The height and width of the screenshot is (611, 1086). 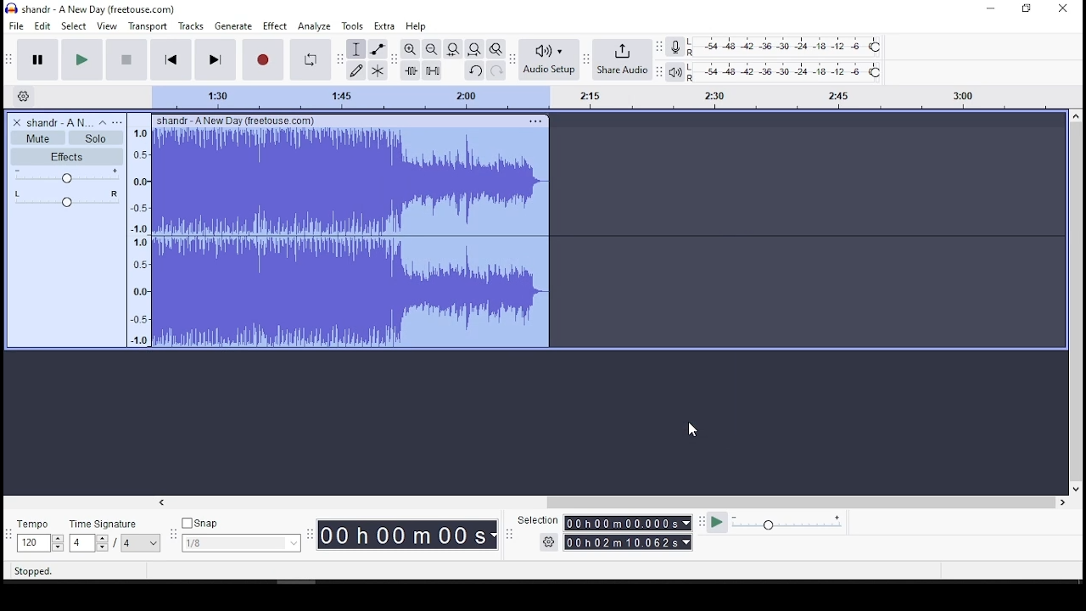 What do you see at coordinates (191, 26) in the screenshot?
I see `tracks` at bounding box center [191, 26].